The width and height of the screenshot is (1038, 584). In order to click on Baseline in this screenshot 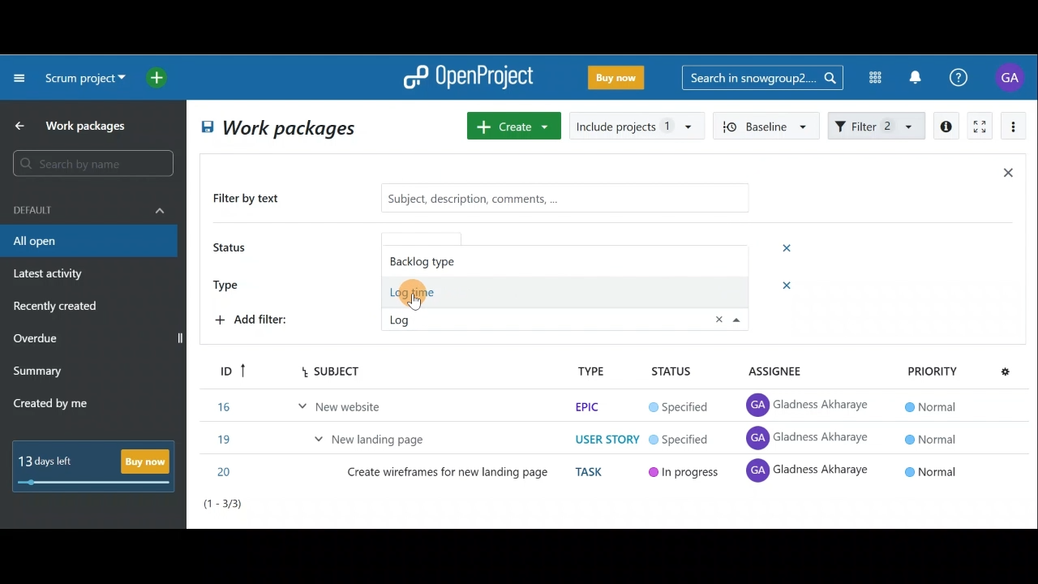, I will do `click(767, 125)`.